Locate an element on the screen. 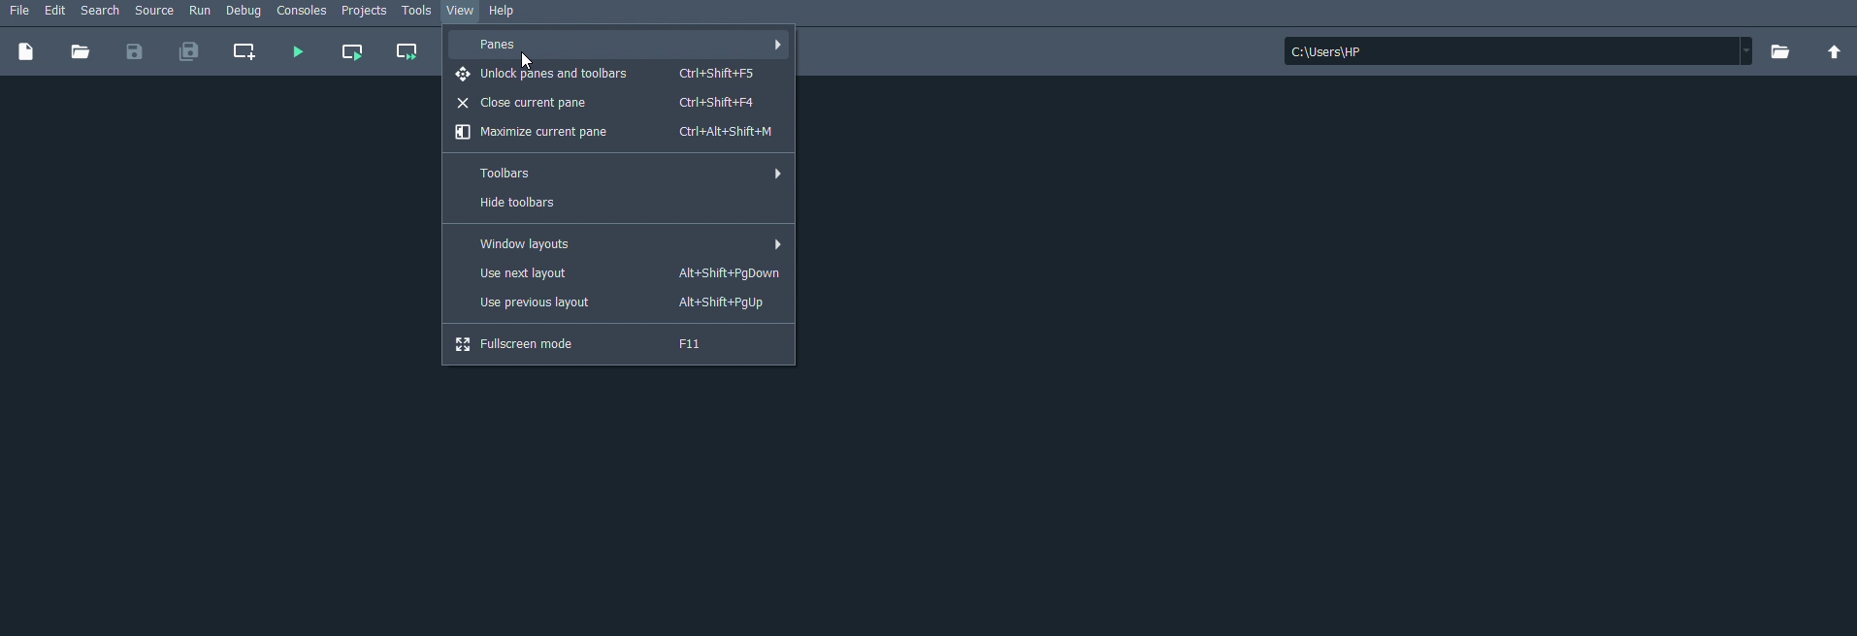 This screenshot has height=636, width=1857. Run is located at coordinates (202, 13).